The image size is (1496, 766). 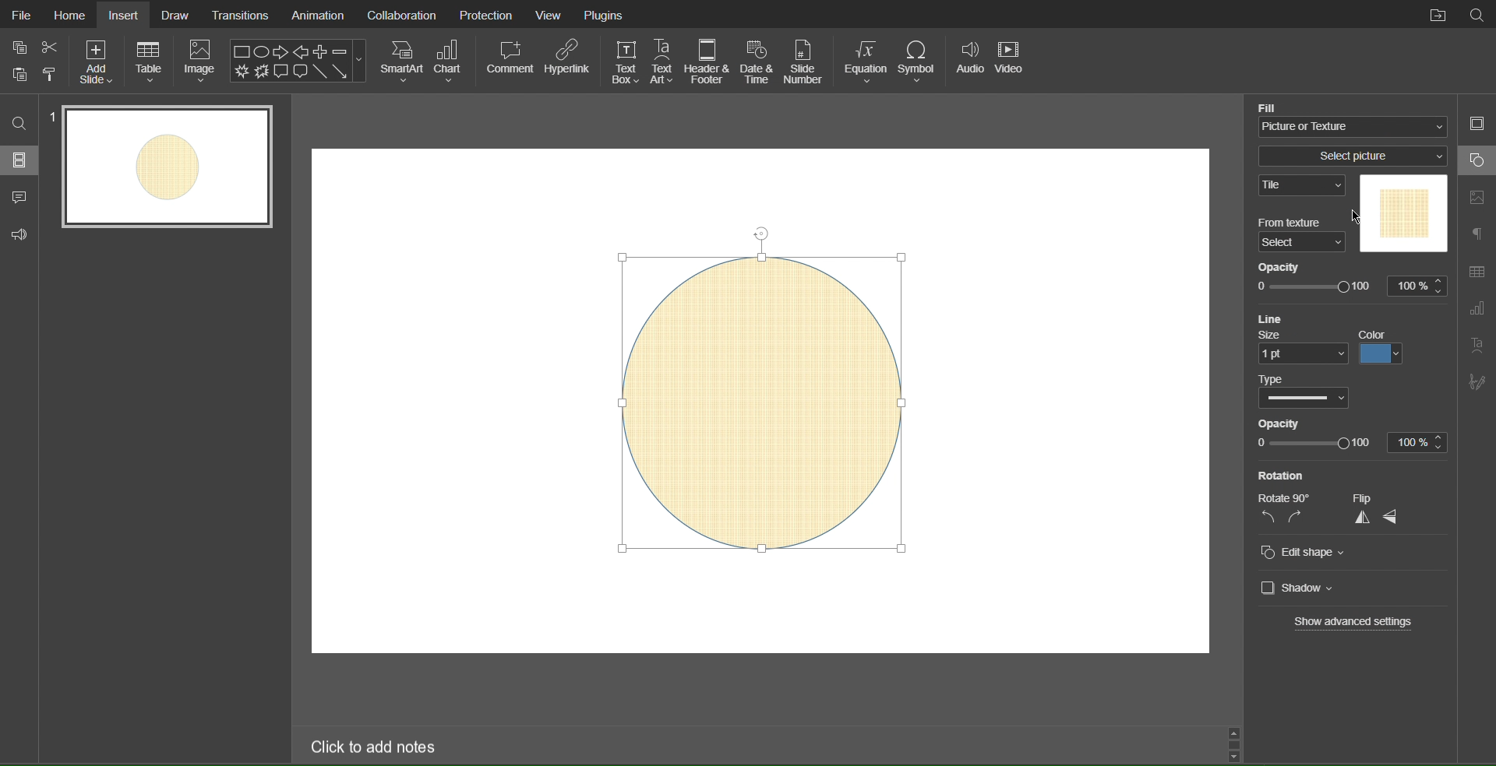 I want to click on Animation, so click(x=317, y=16).